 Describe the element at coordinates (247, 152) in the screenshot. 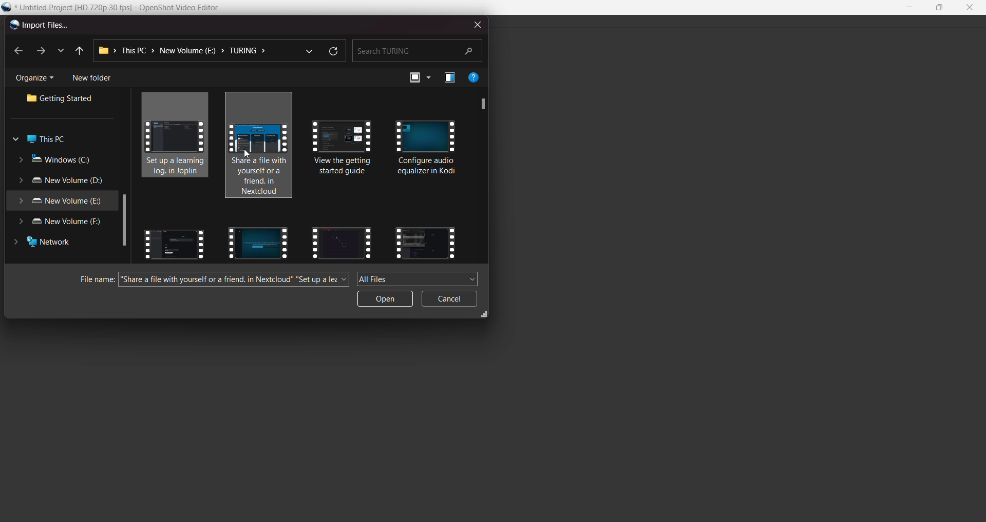

I see `cursor` at that location.